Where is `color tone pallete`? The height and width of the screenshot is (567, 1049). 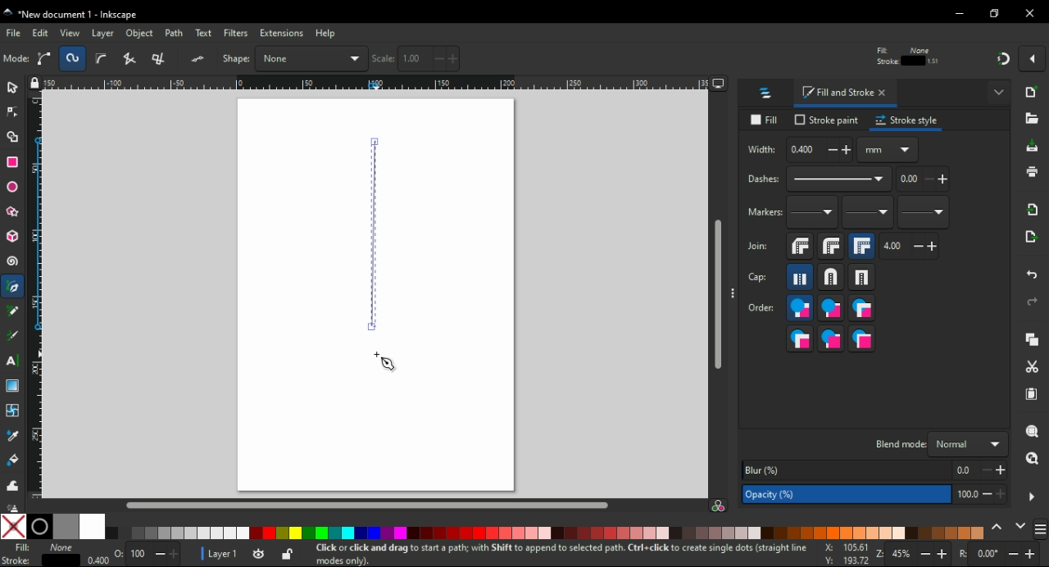 color tone pallete is located at coordinates (956, 532).